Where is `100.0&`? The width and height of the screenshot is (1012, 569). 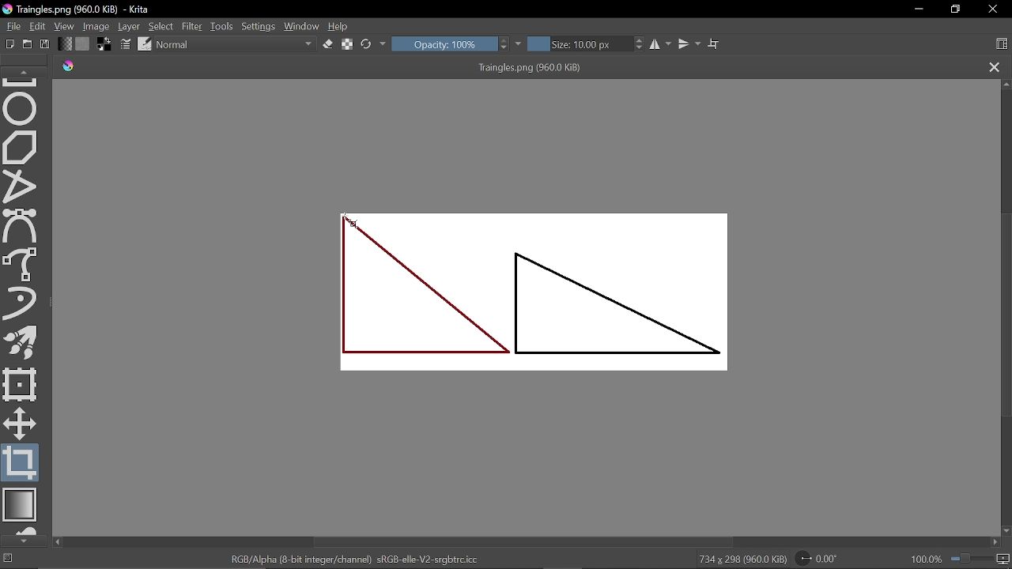 100.0& is located at coordinates (961, 557).